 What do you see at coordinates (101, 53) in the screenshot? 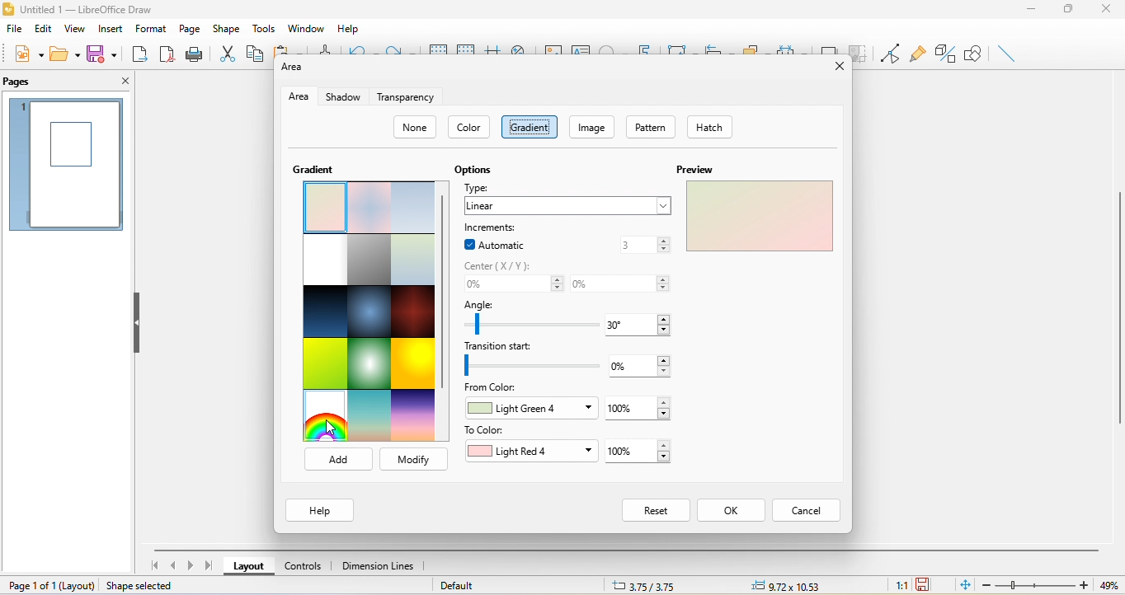
I see `save` at bounding box center [101, 53].